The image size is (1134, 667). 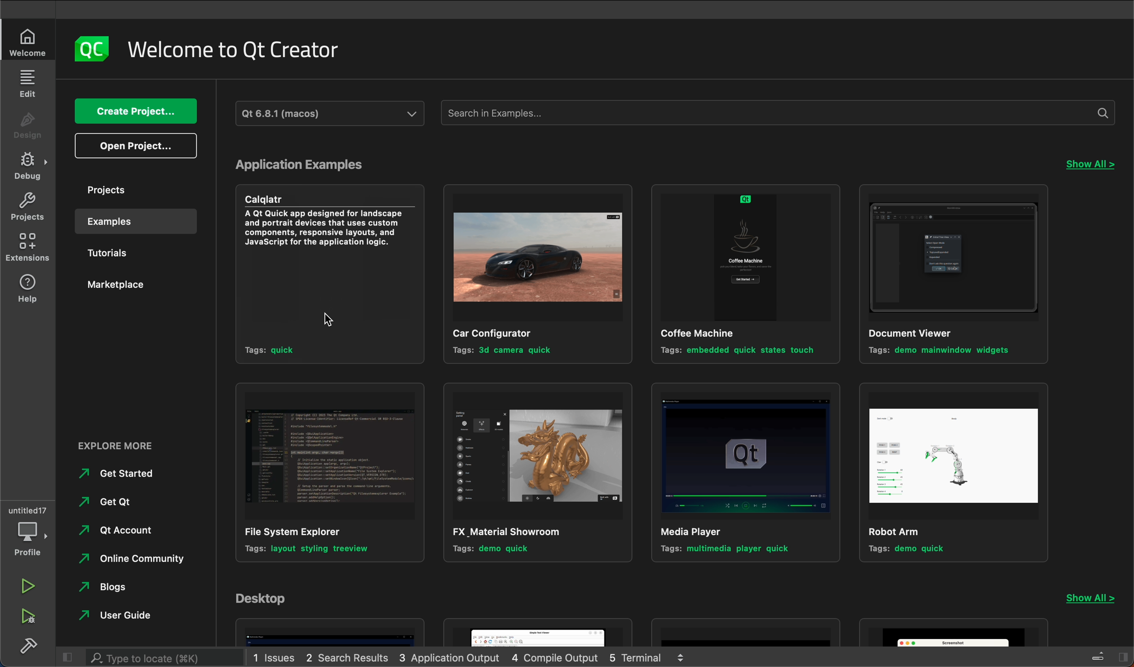 What do you see at coordinates (135, 285) in the screenshot?
I see `market place` at bounding box center [135, 285].